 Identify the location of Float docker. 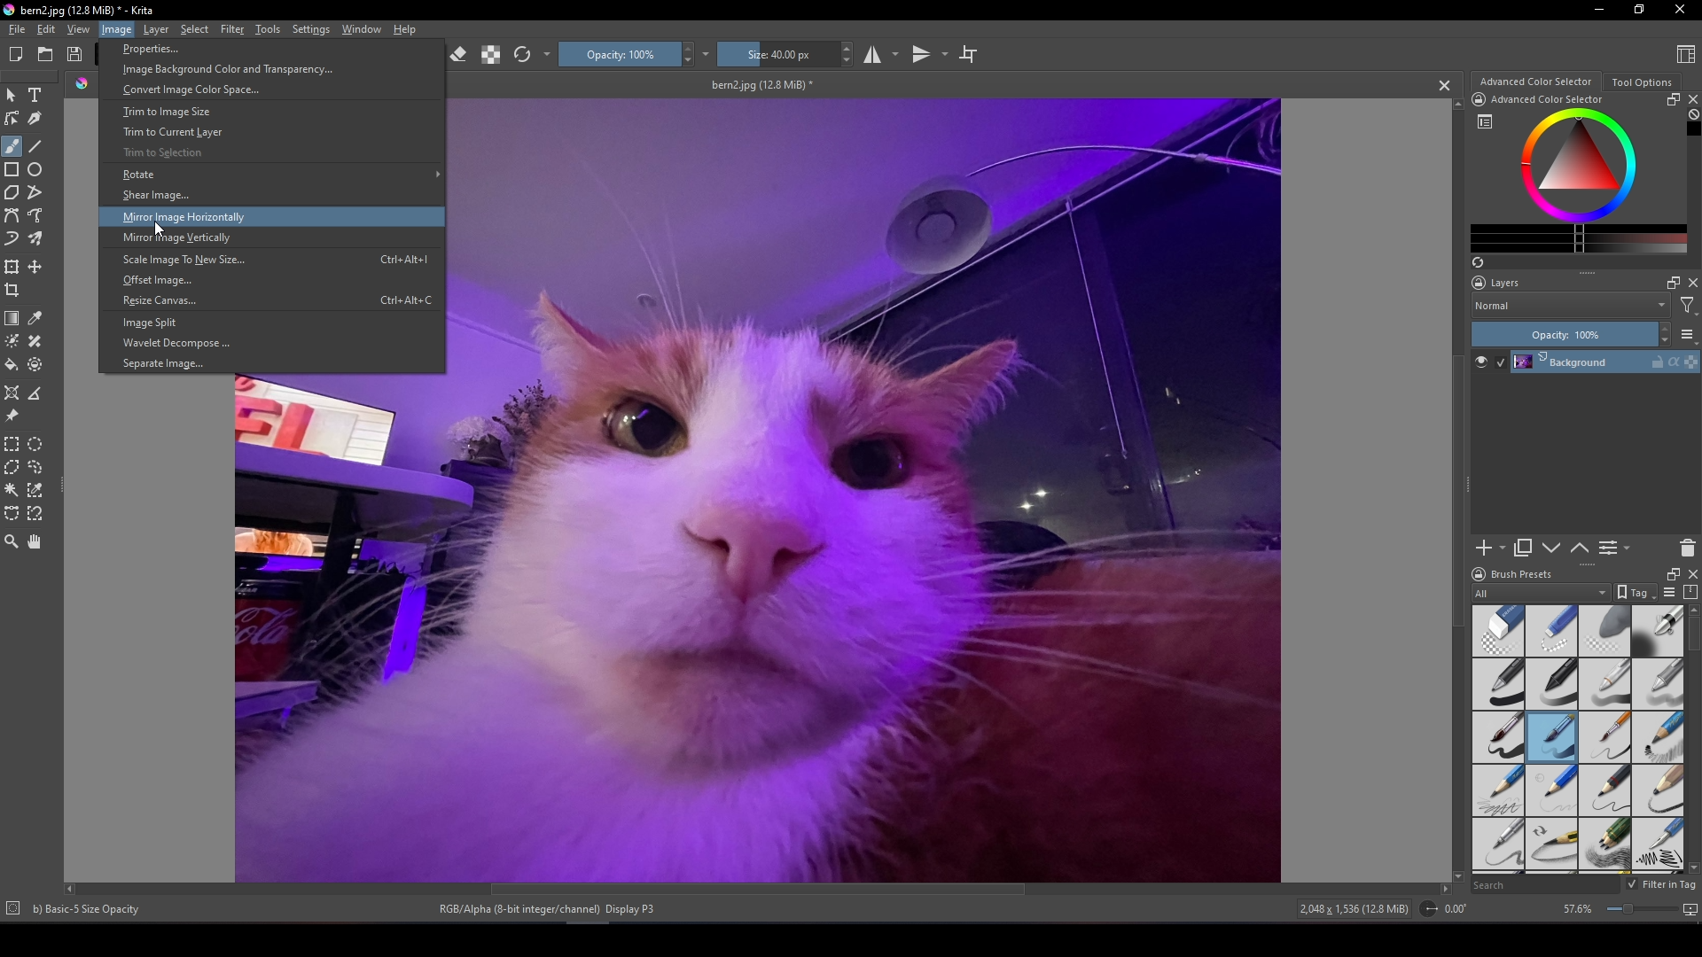
(1672, 283).